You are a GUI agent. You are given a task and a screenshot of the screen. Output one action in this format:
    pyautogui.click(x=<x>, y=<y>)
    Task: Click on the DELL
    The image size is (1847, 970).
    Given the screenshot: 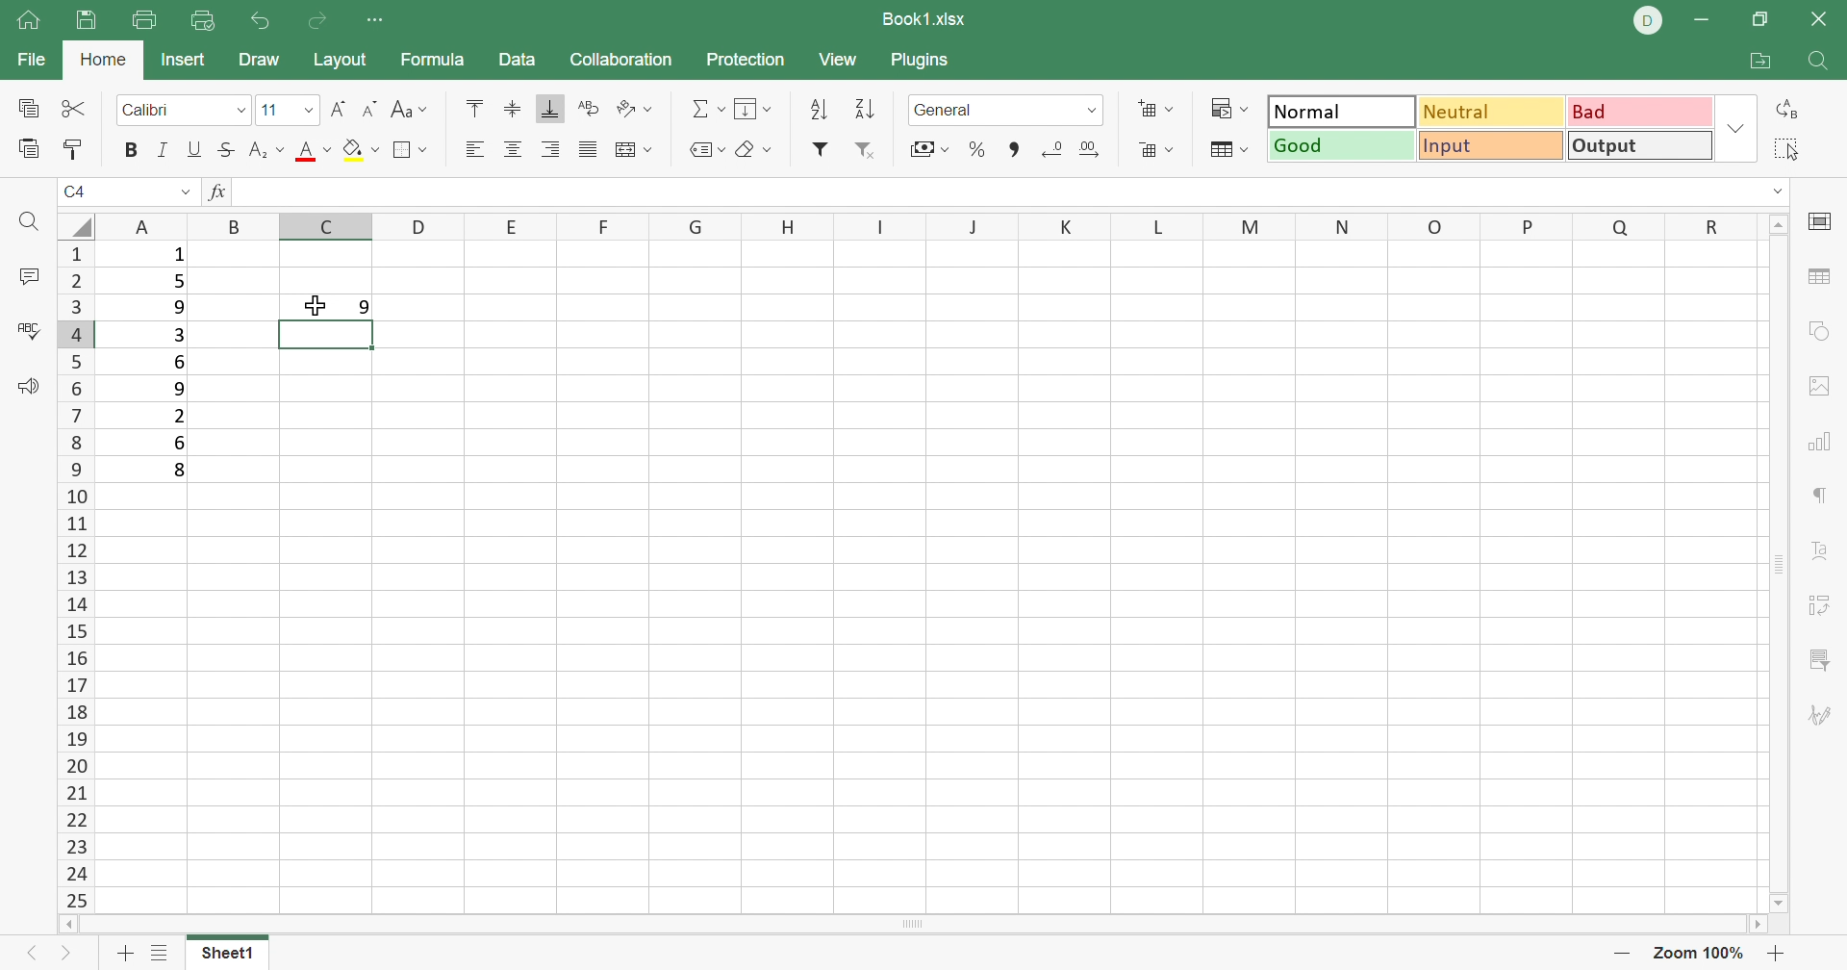 What is the action you would take?
    pyautogui.click(x=1649, y=24)
    